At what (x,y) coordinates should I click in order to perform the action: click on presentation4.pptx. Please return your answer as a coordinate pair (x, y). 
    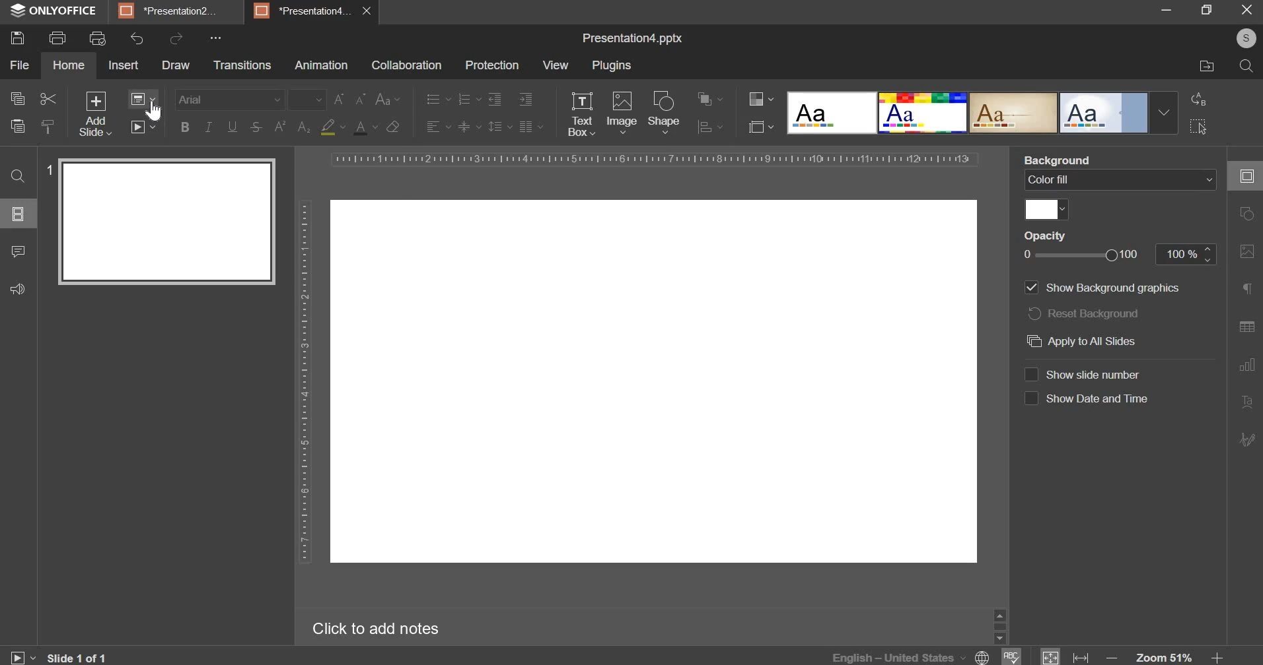
    Looking at the image, I should click on (630, 38).